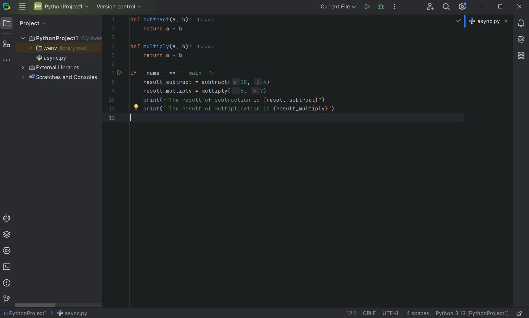 The image size is (529, 318). Describe the element at coordinates (6, 60) in the screenshot. I see `more tool windows` at that location.